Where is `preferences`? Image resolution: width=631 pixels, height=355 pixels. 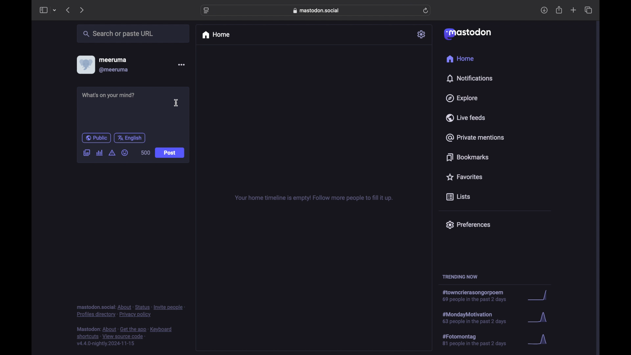
preferences is located at coordinates (468, 224).